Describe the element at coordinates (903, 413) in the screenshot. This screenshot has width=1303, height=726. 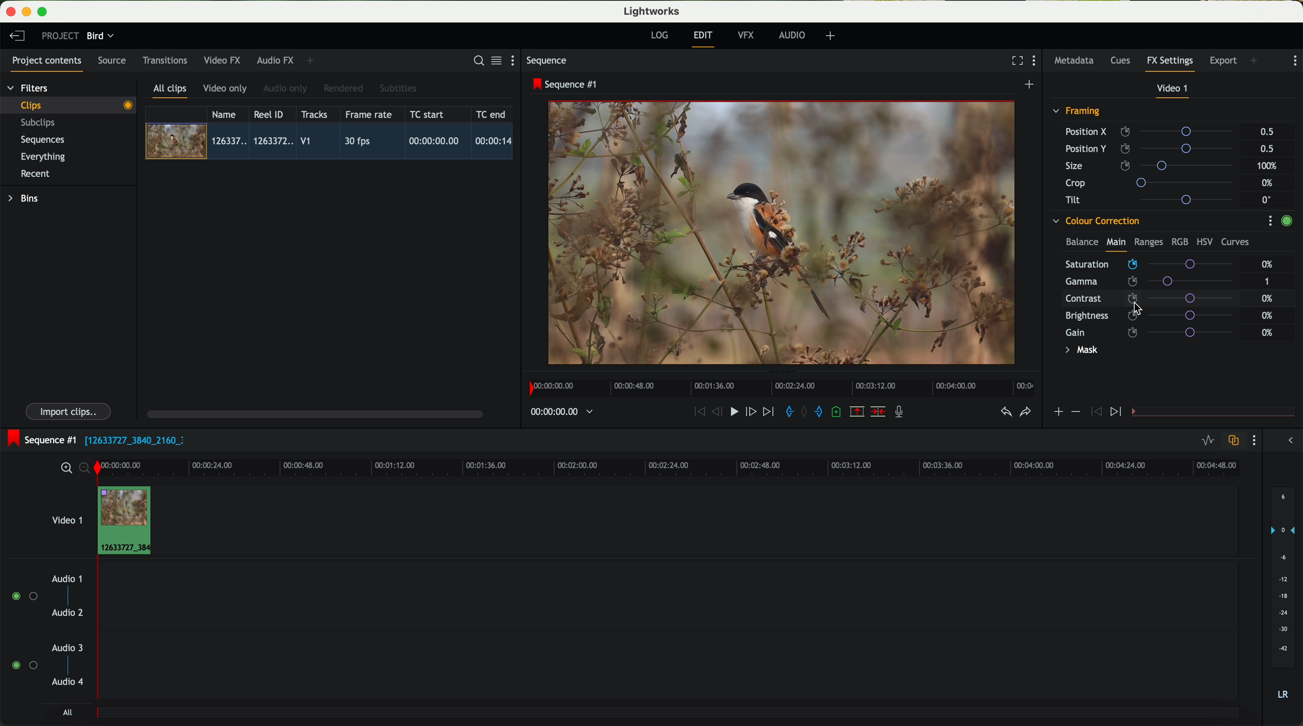
I see `record a voice-over` at that location.